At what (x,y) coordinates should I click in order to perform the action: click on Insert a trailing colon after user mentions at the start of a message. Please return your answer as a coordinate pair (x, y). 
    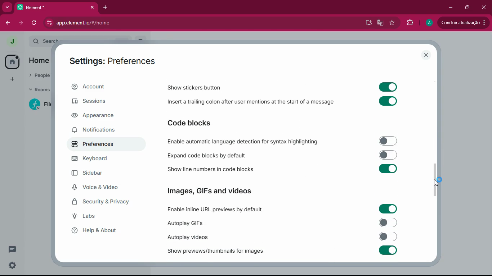
    Looking at the image, I should click on (251, 102).